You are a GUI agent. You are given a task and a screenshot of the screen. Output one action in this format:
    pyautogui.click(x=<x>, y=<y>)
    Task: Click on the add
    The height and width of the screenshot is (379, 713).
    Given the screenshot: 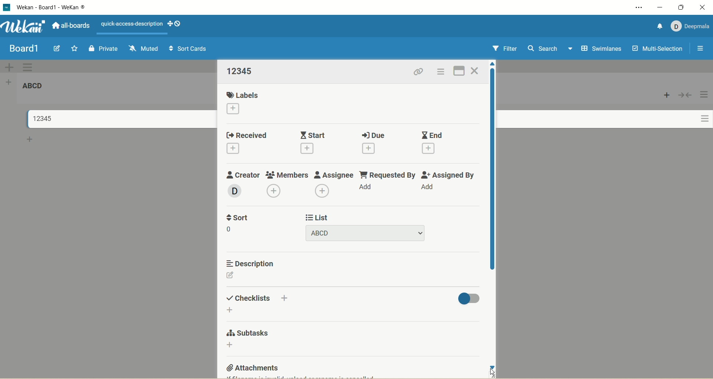 What is the action you would take?
    pyautogui.click(x=323, y=191)
    